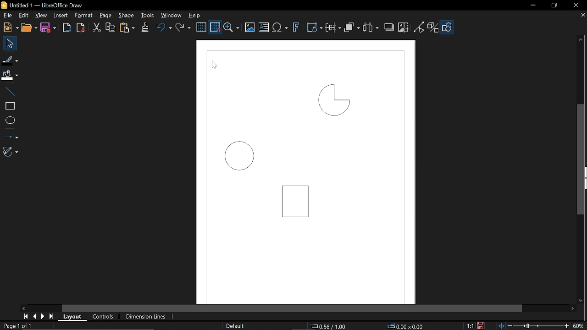  What do you see at coordinates (8, 105) in the screenshot?
I see `Rectangle` at bounding box center [8, 105].